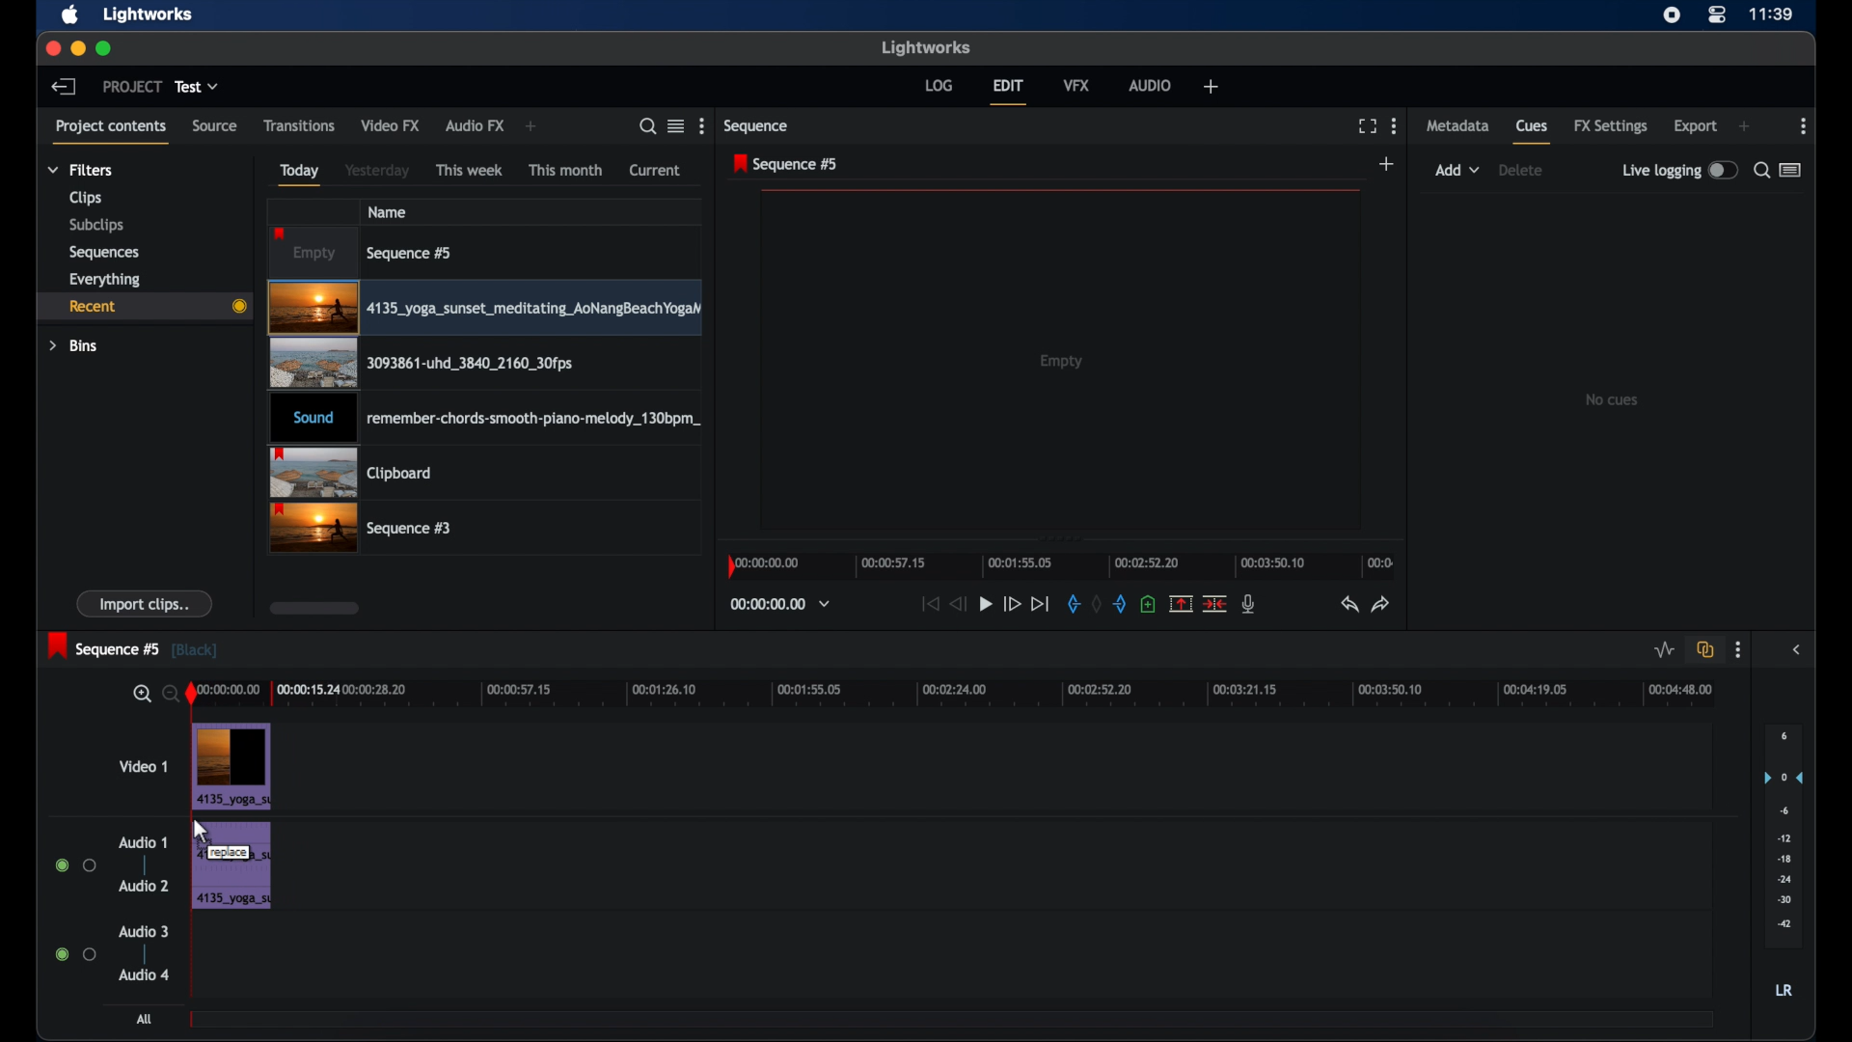 The image size is (1852, 1042). I want to click on LR, so click(1784, 990).